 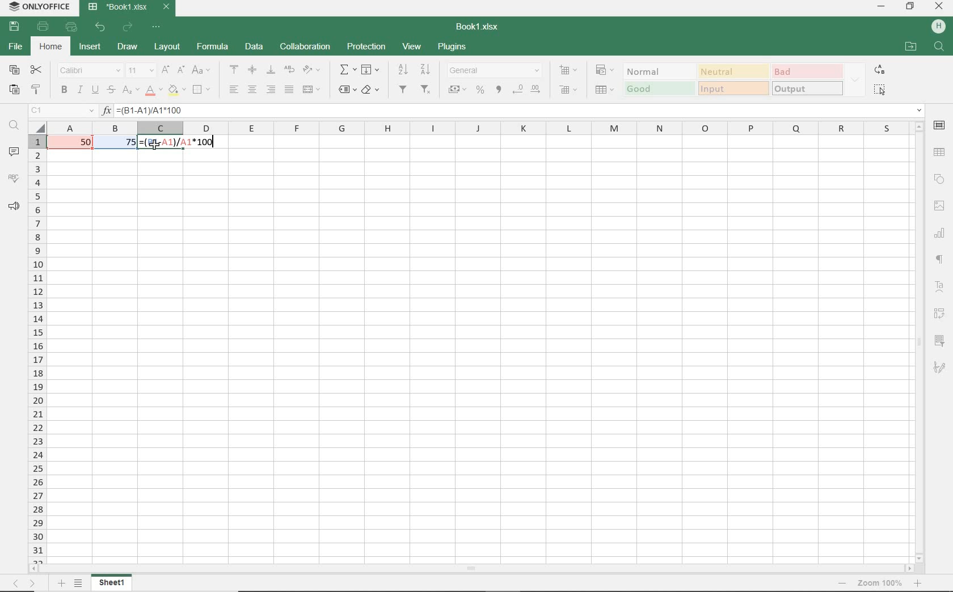 What do you see at coordinates (911, 46) in the screenshot?
I see `open file location` at bounding box center [911, 46].